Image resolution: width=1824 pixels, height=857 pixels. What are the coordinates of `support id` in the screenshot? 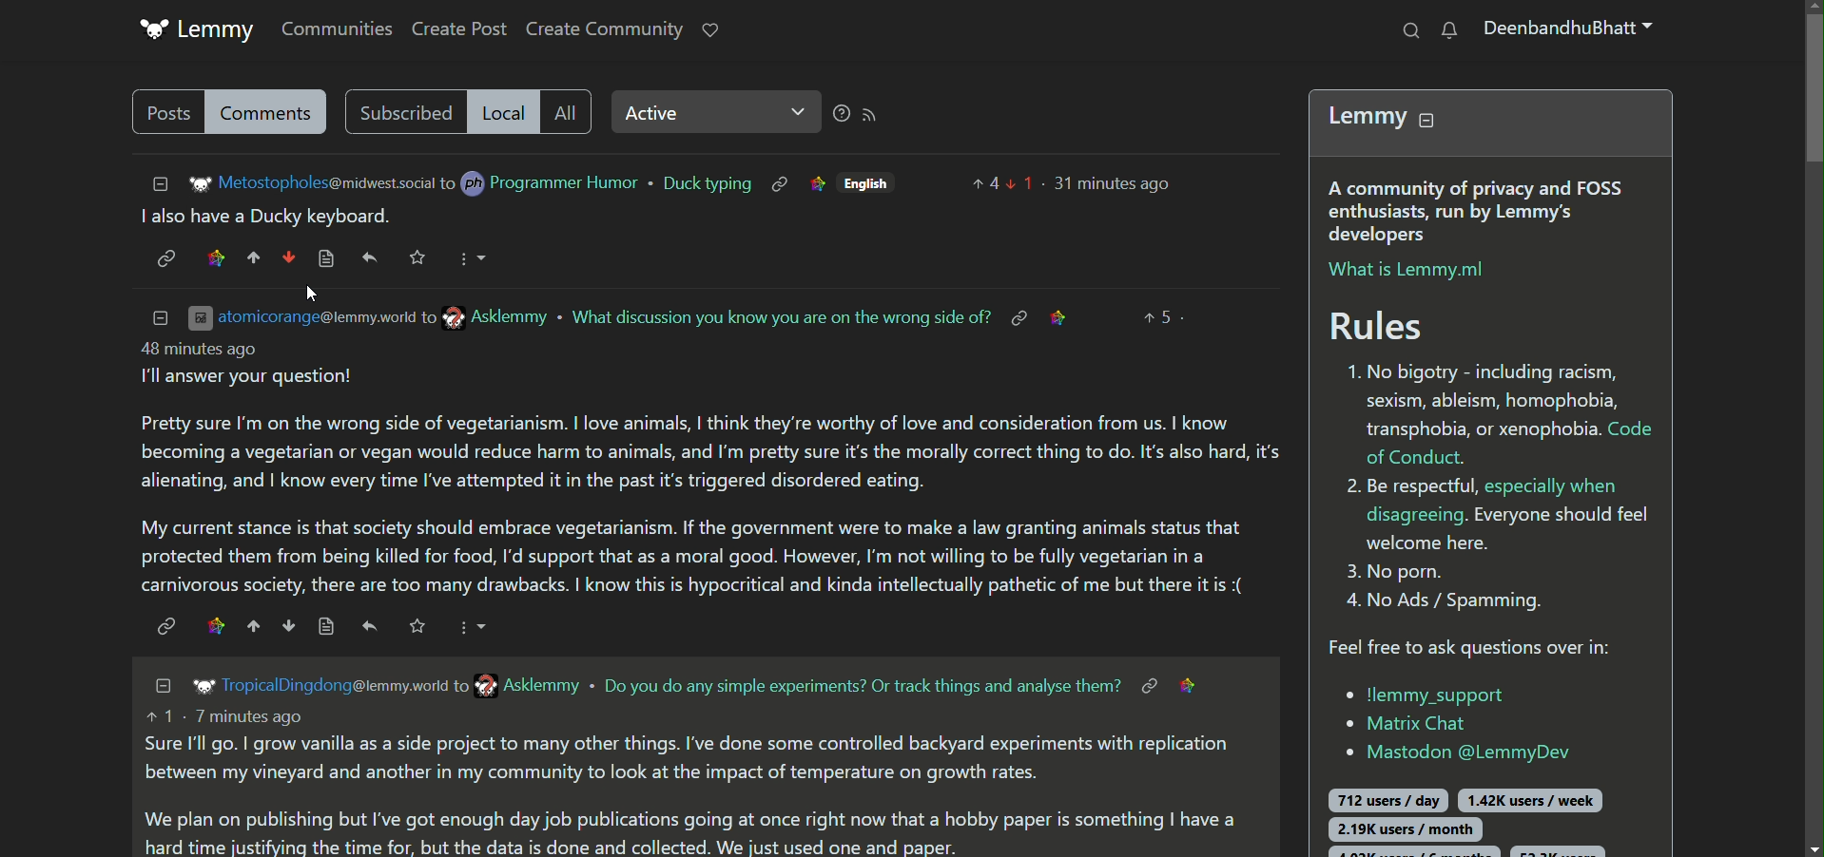 It's located at (1450, 752).